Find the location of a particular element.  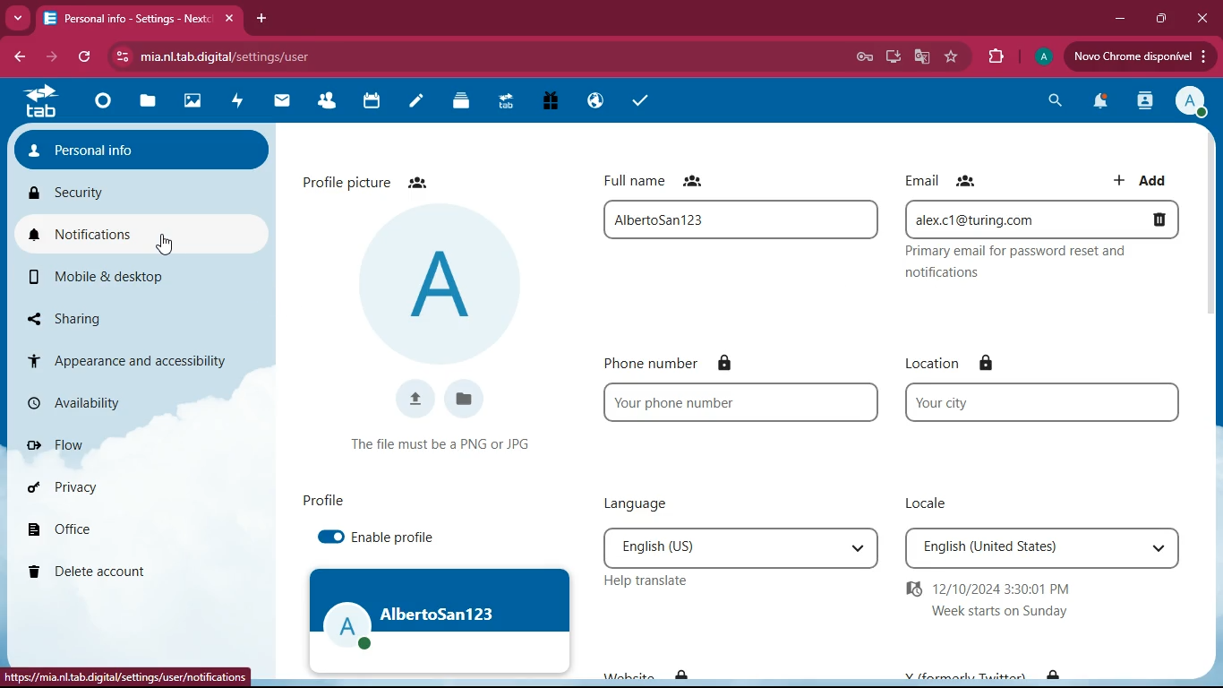

description is located at coordinates (1039, 264).